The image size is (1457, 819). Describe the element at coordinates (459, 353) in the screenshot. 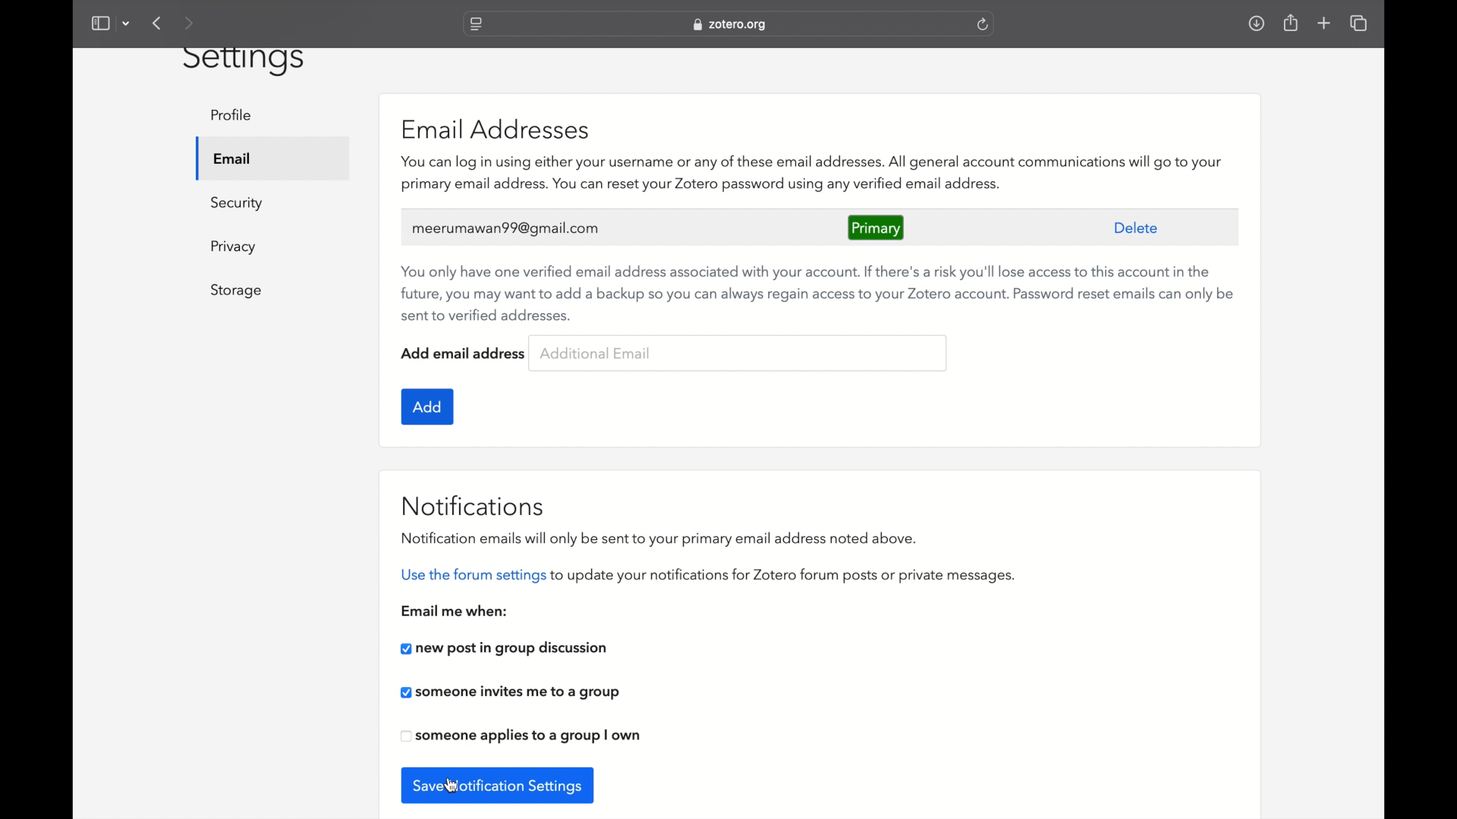

I see `add email address` at that location.